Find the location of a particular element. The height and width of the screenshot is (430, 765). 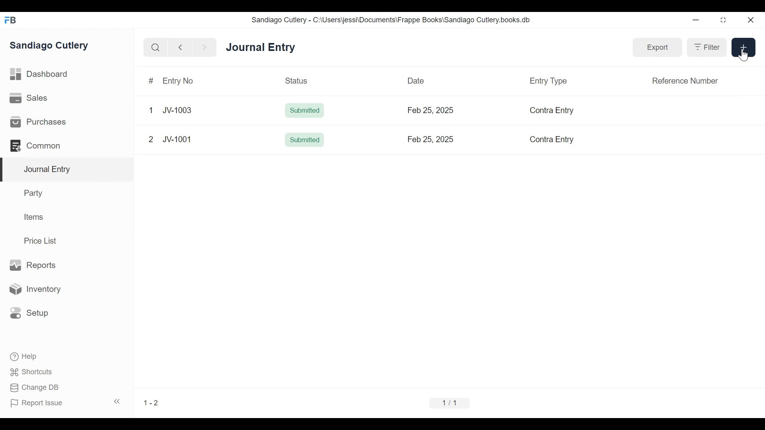

Price List is located at coordinates (42, 240).